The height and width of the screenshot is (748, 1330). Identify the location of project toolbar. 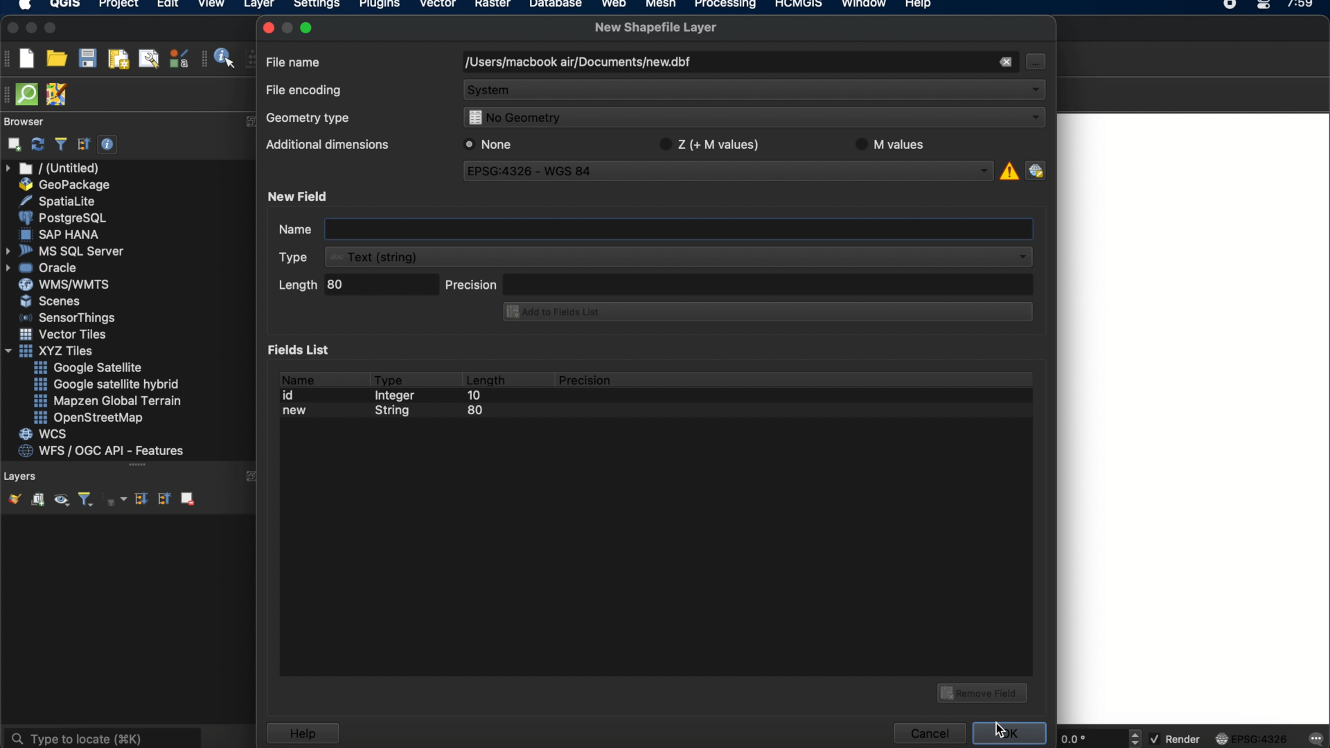
(8, 58).